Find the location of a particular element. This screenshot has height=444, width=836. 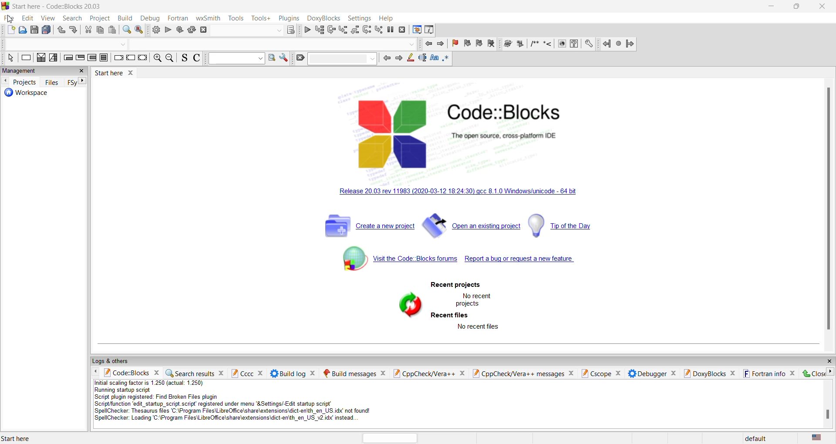

dropdown button with textbox is located at coordinates (236, 59).